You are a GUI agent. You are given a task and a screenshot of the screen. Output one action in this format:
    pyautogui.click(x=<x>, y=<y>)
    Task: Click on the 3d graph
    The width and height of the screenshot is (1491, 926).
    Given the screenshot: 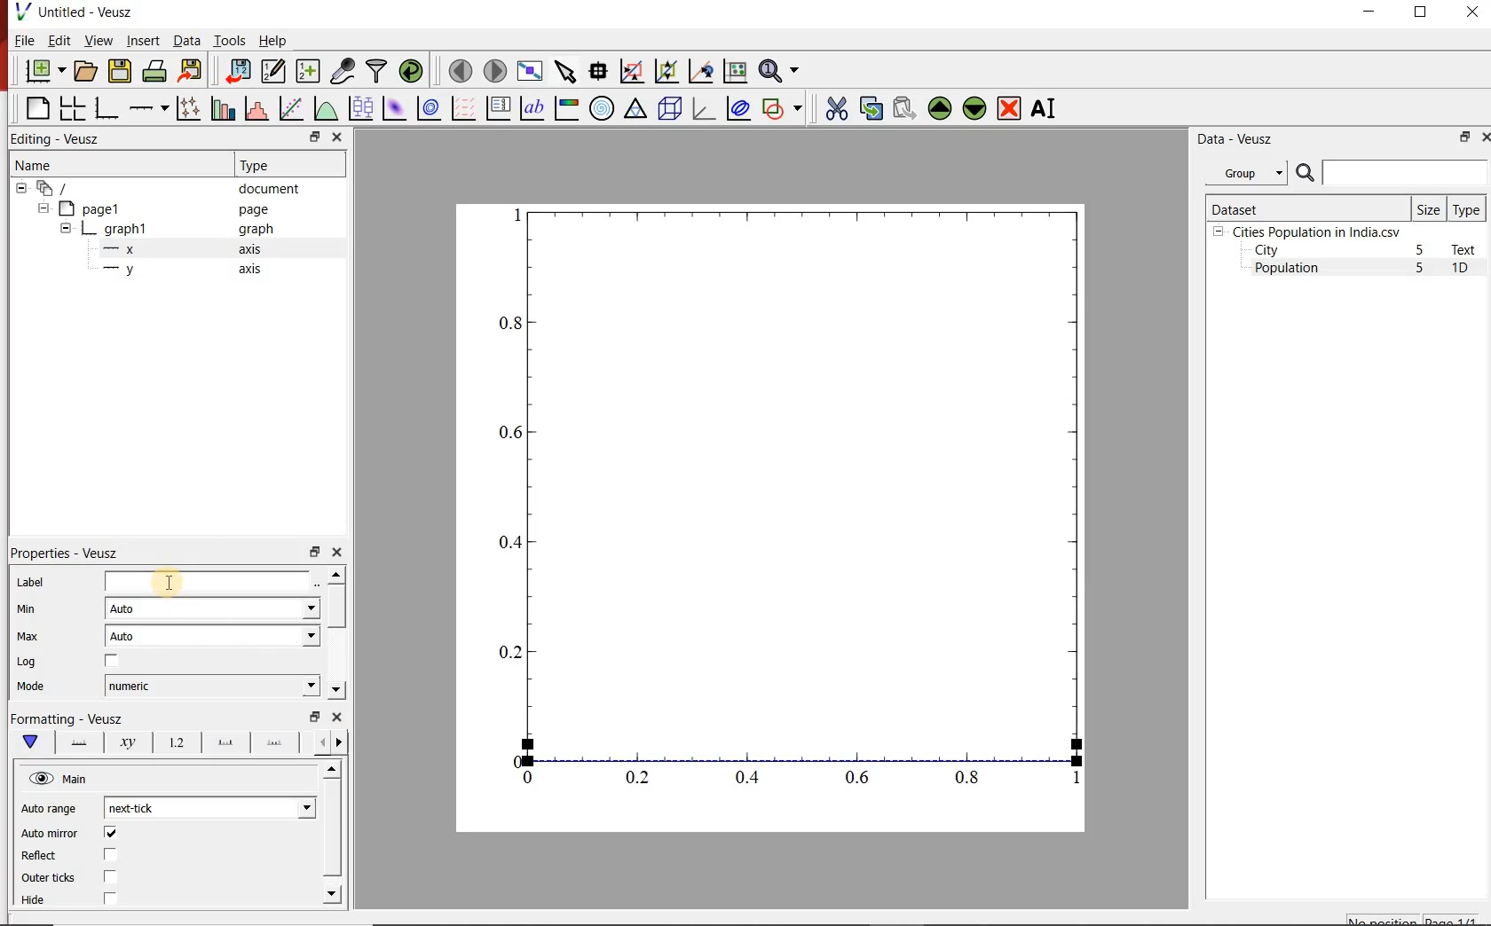 What is the action you would take?
    pyautogui.click(x=702, y=108)
    